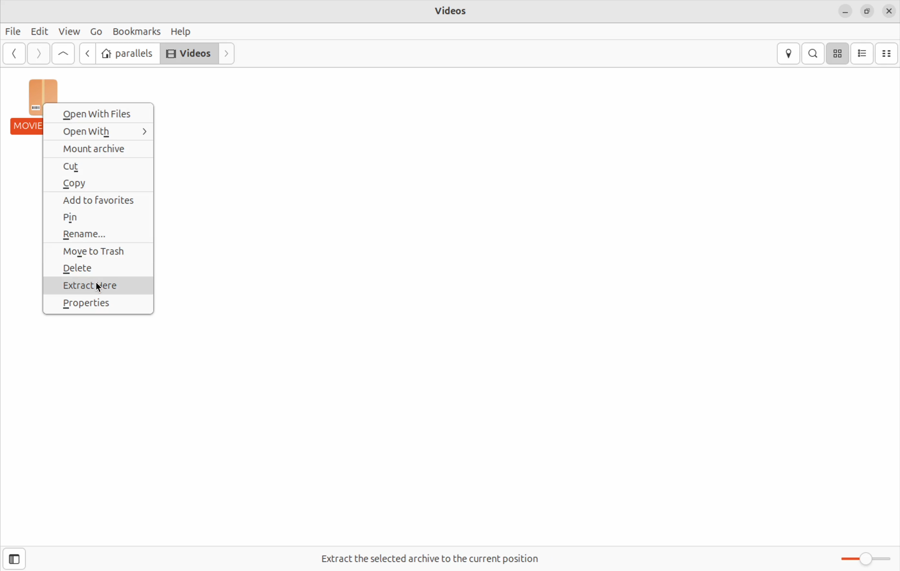 Image resolution: width=900 pixels, height=571 pixels. What do you see at coordinates (453, 10) in the screenshot?
I see `vidoes` at bounding box center [453, 10].